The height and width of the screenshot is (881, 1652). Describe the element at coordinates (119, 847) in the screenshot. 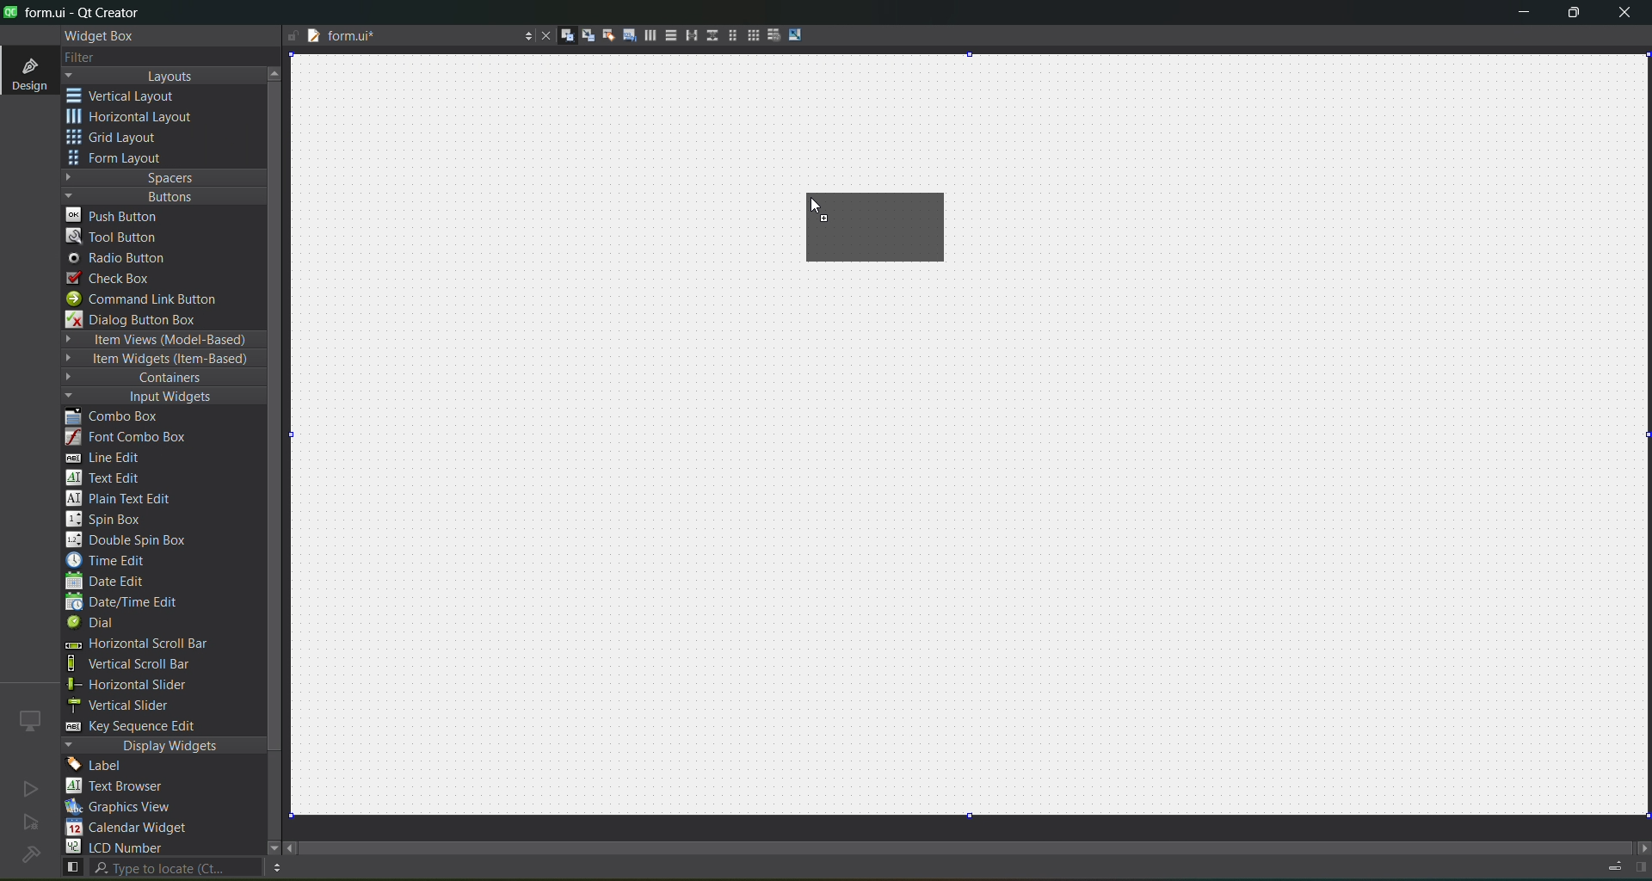

I see `lcd number` at that location.